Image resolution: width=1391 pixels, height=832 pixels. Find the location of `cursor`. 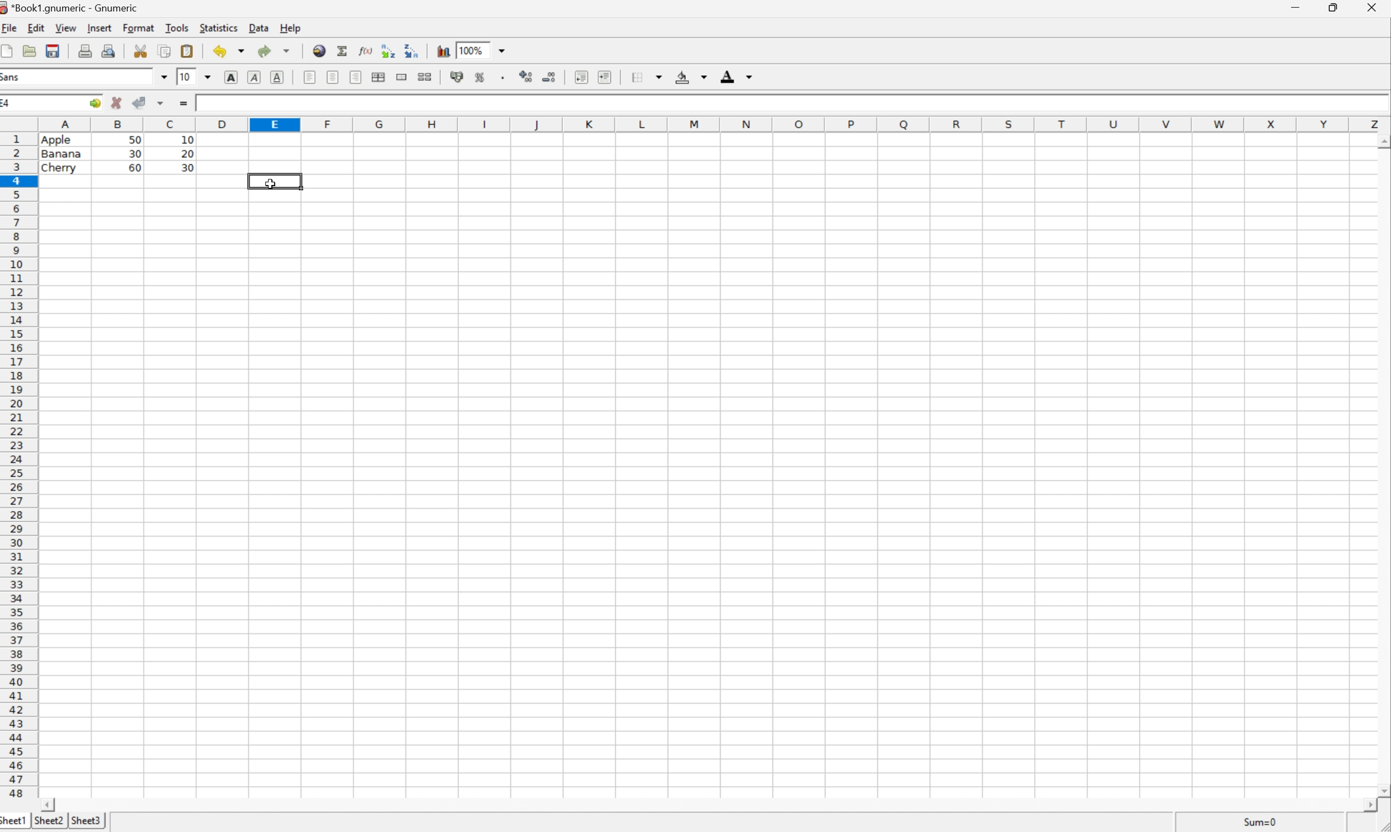

cursor is located at coordinates (271, 183).